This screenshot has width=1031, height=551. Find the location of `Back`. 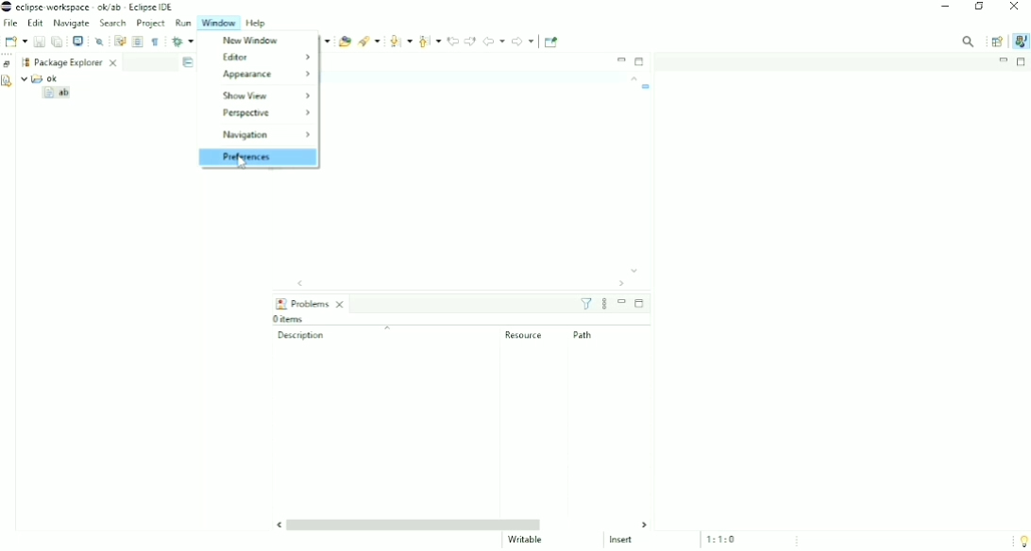

Back is located at coordinates (493, 41).